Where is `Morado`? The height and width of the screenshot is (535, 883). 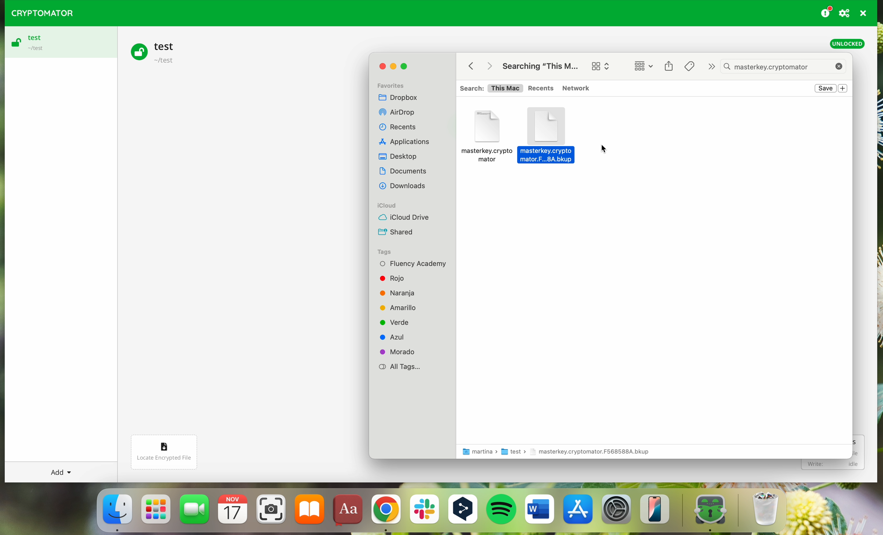
Morado is located at coordinates (401, 352).